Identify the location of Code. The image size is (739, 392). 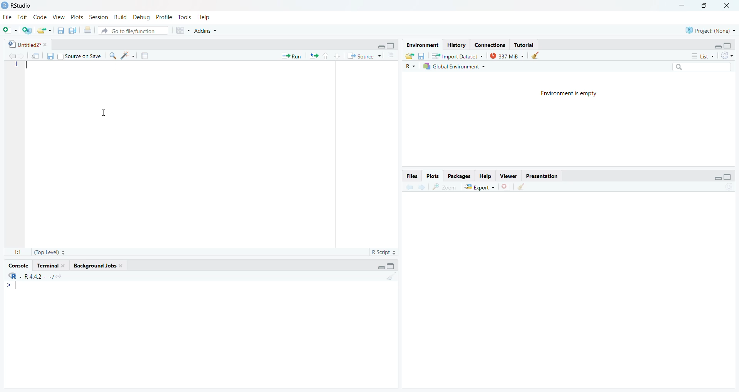
(40, 17).